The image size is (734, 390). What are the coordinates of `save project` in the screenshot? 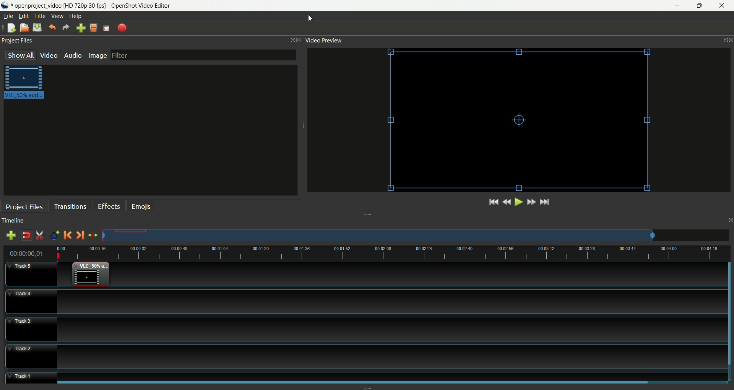 It's located at (37, 27).